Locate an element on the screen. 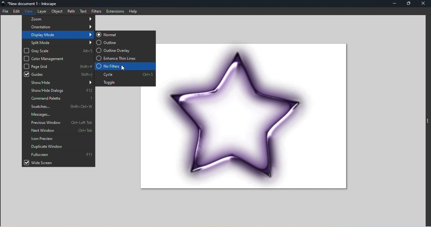 This screenshot has width=431, height=227. Orientation is located at coordinates (58, 27).